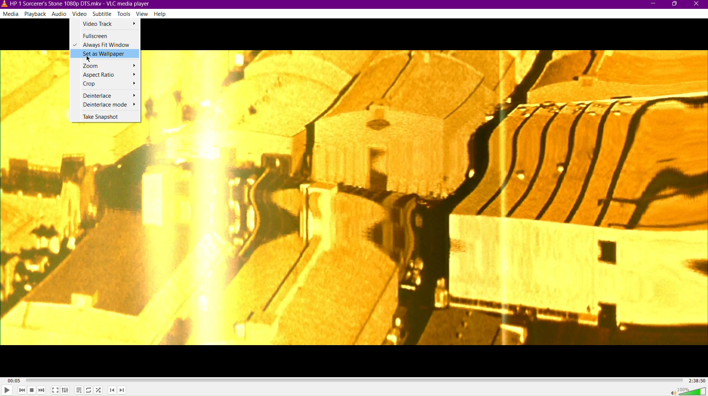  I want to click on End time, so click(695, 382).